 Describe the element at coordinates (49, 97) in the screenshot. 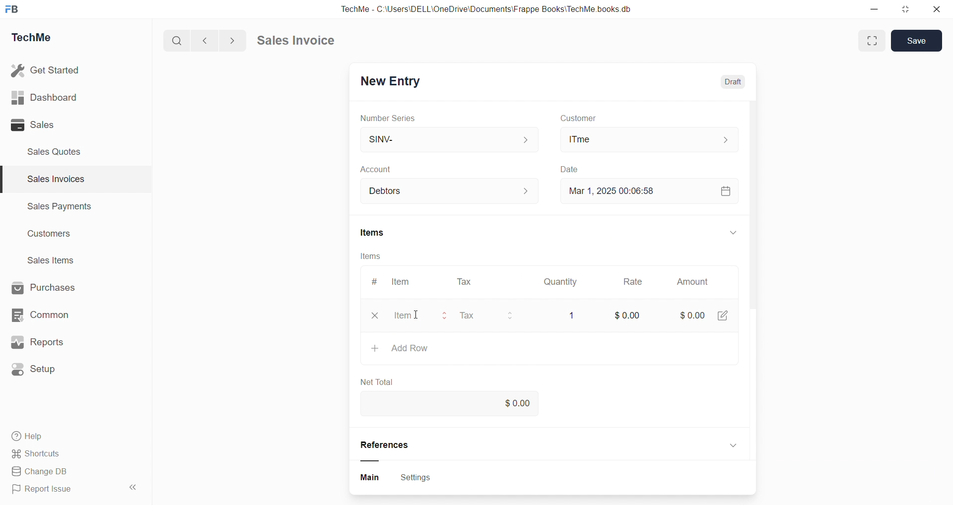

I see `ull Dashboard` at that location.